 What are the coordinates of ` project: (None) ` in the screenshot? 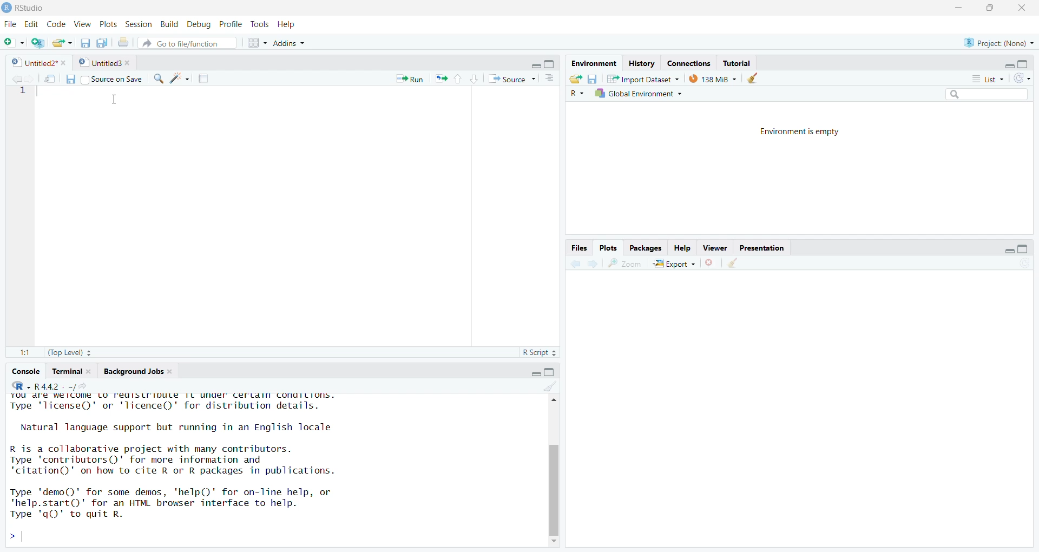 It's located at (1001, 42).